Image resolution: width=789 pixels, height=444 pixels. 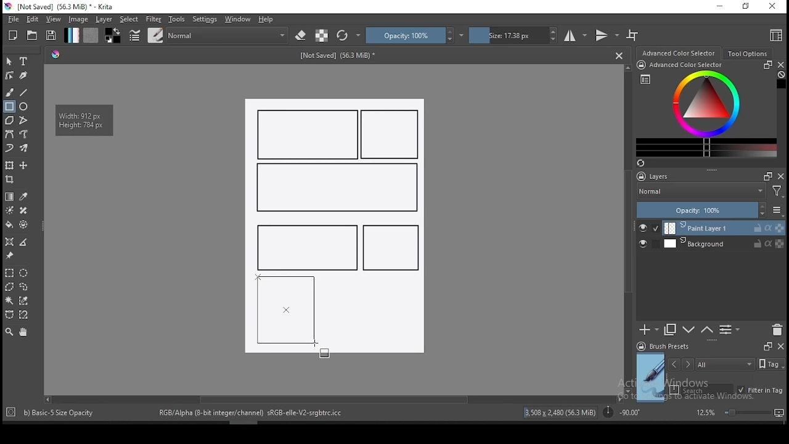 What do you see at coordinates (709, 211) in the screenshot?
I see `opacity` at bounding box center [709, 211].